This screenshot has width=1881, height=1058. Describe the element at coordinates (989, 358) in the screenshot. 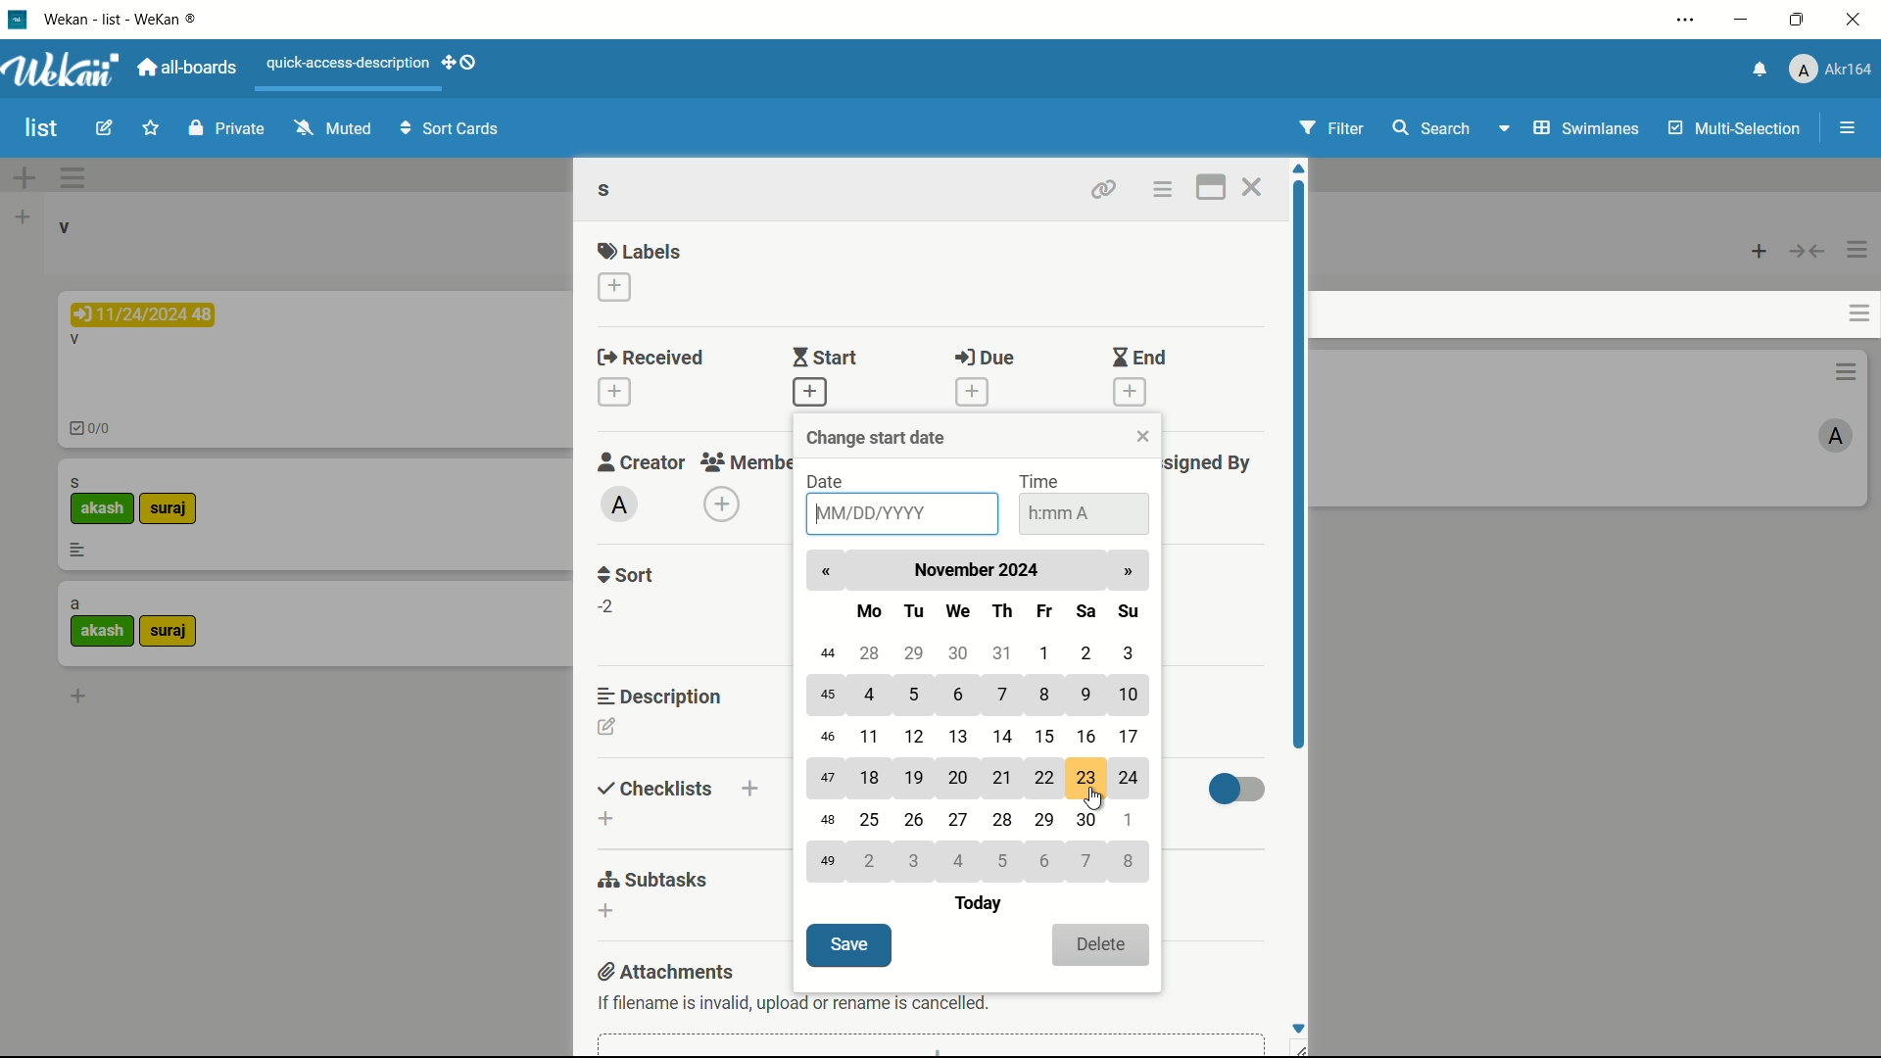

I see `due` at that location.